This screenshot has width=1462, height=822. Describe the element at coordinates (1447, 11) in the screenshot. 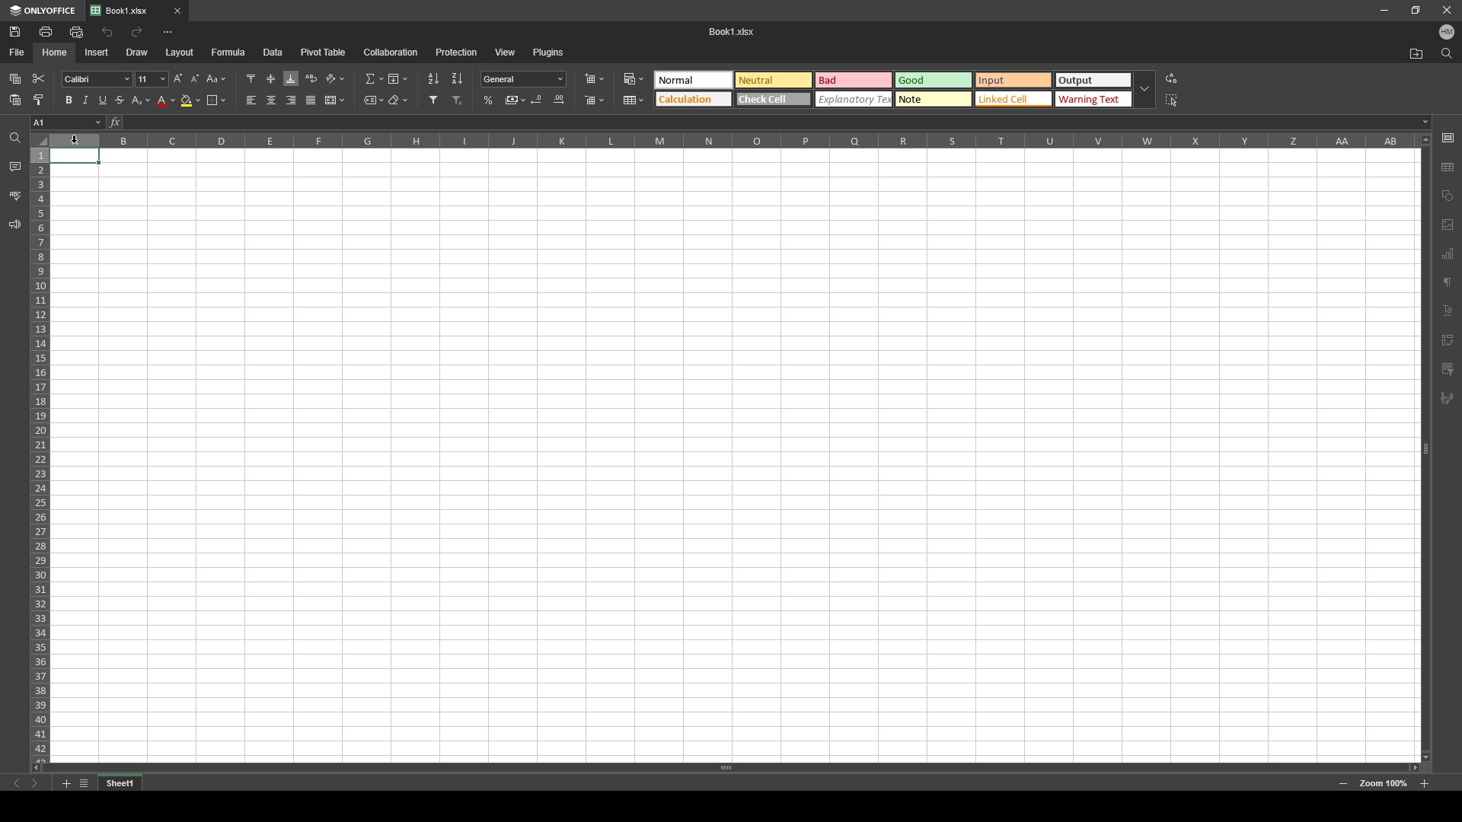

I see `close` at that location.